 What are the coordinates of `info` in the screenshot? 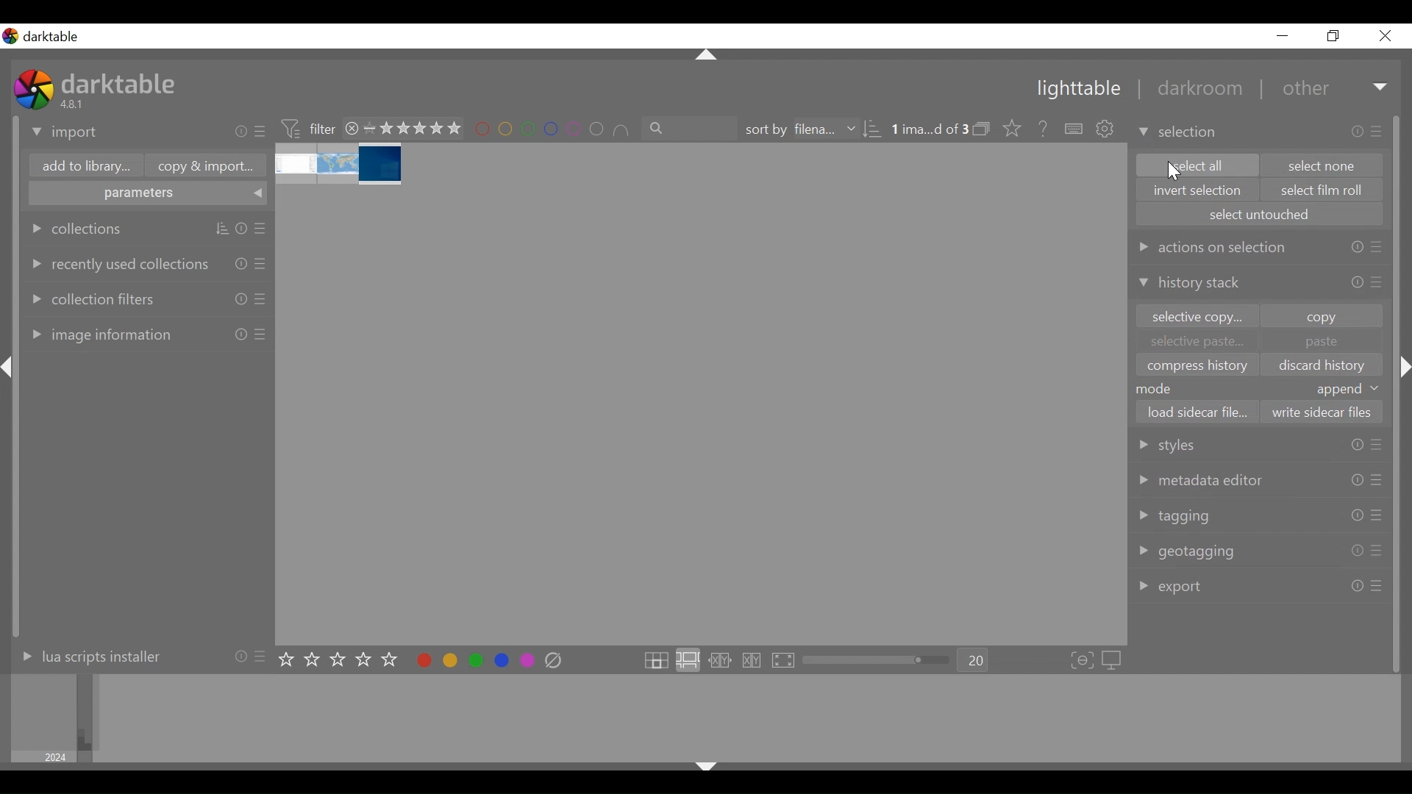 It's located at (1357, 481).